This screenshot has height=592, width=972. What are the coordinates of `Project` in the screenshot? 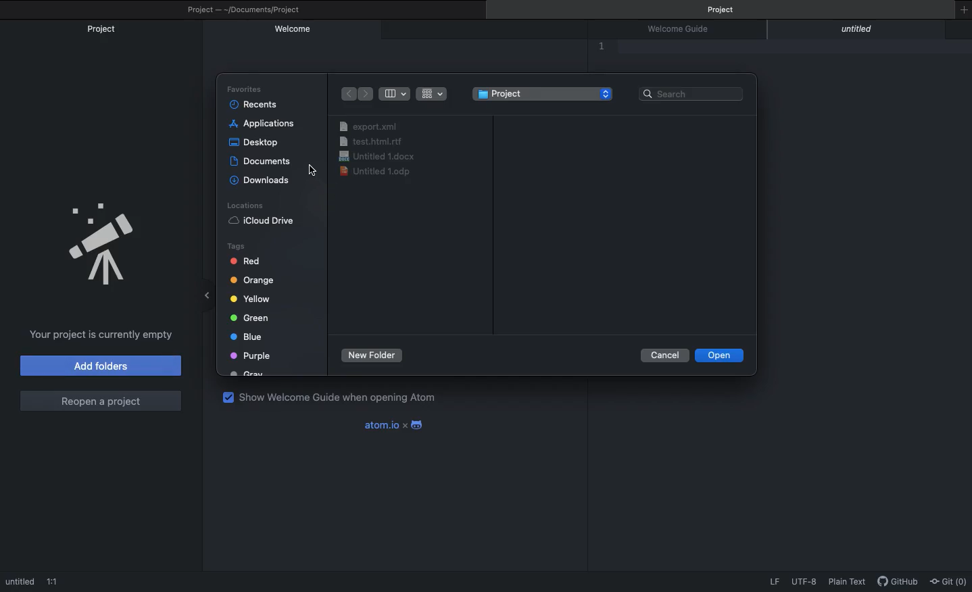 It's located at (104, 30).